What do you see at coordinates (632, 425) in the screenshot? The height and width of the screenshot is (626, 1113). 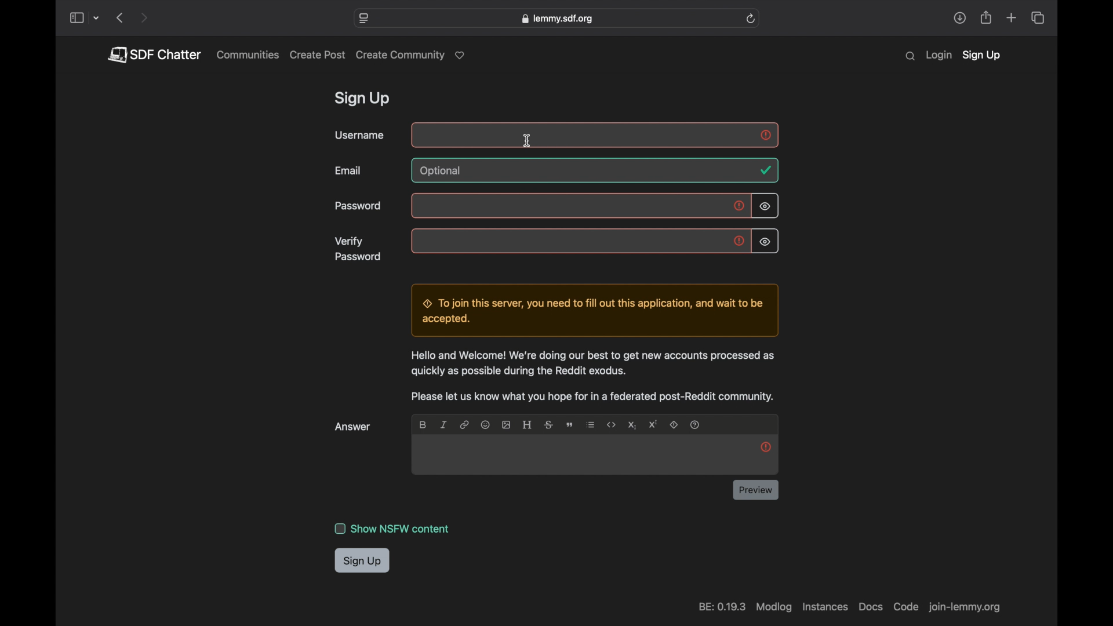 I see `subscript` at bounding box center [632, 425].